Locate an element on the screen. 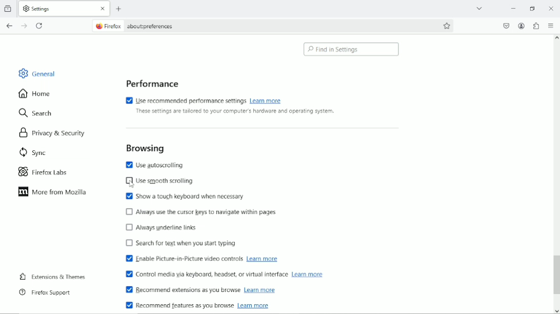 The height and width of the screenshot is (314, 560). Learn more is located at coordinates (263, 259).